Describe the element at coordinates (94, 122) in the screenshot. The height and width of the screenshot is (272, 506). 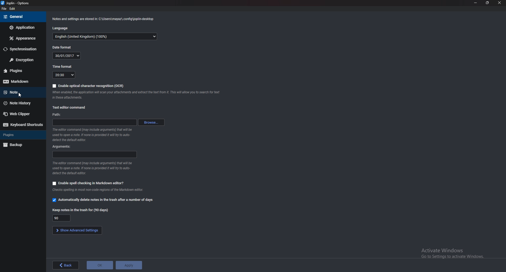
I see `path` at that location.